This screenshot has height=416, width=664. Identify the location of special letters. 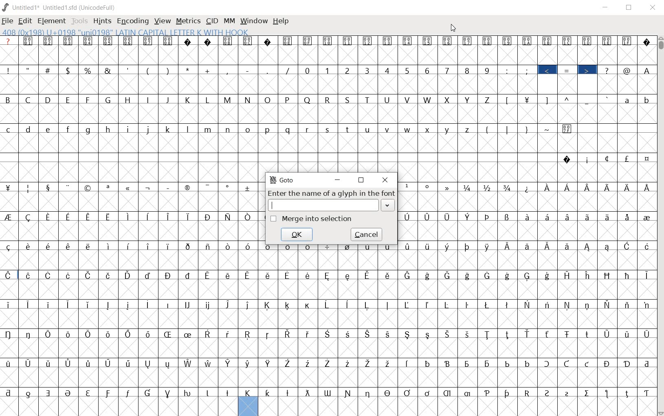
(326, 247).